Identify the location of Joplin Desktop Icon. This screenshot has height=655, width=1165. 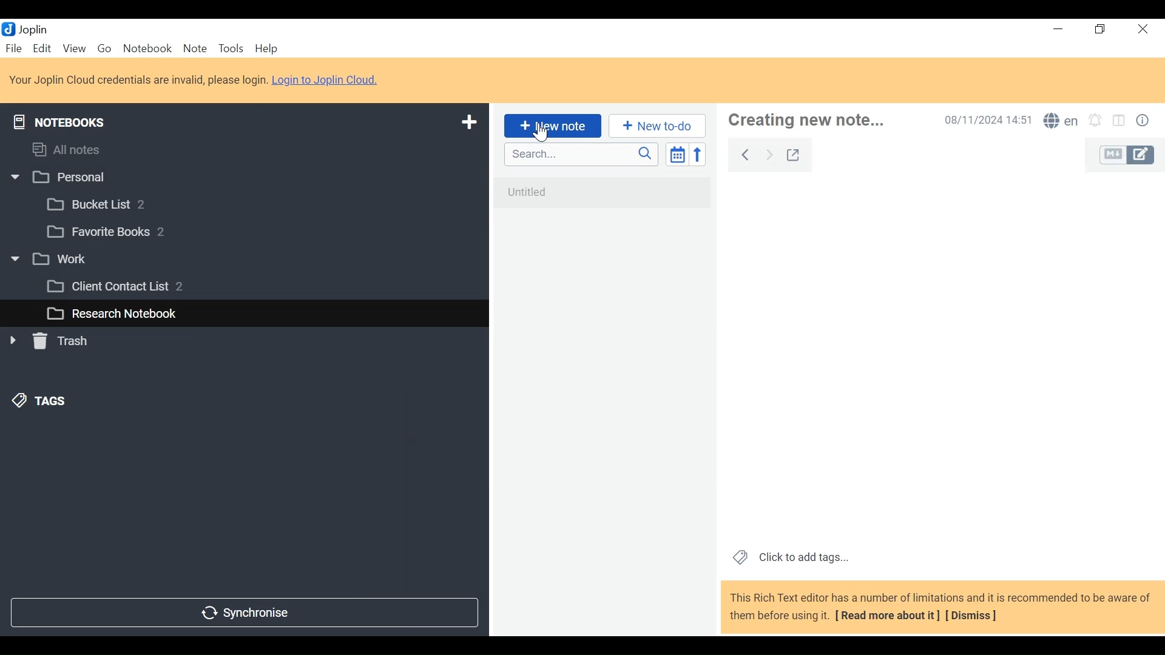
(32, 29).